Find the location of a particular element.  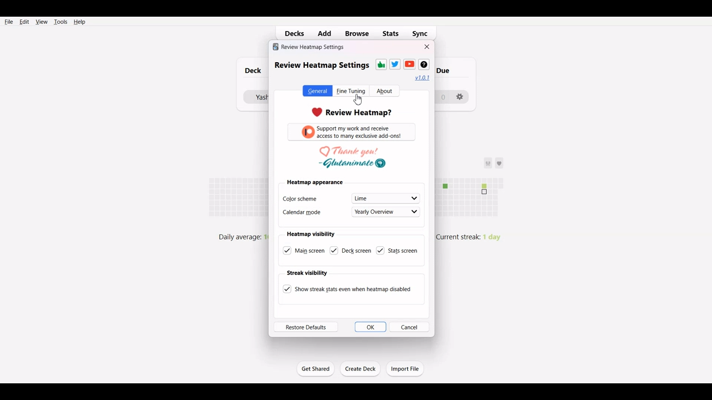

Tools is located at coordinates (60, 22).